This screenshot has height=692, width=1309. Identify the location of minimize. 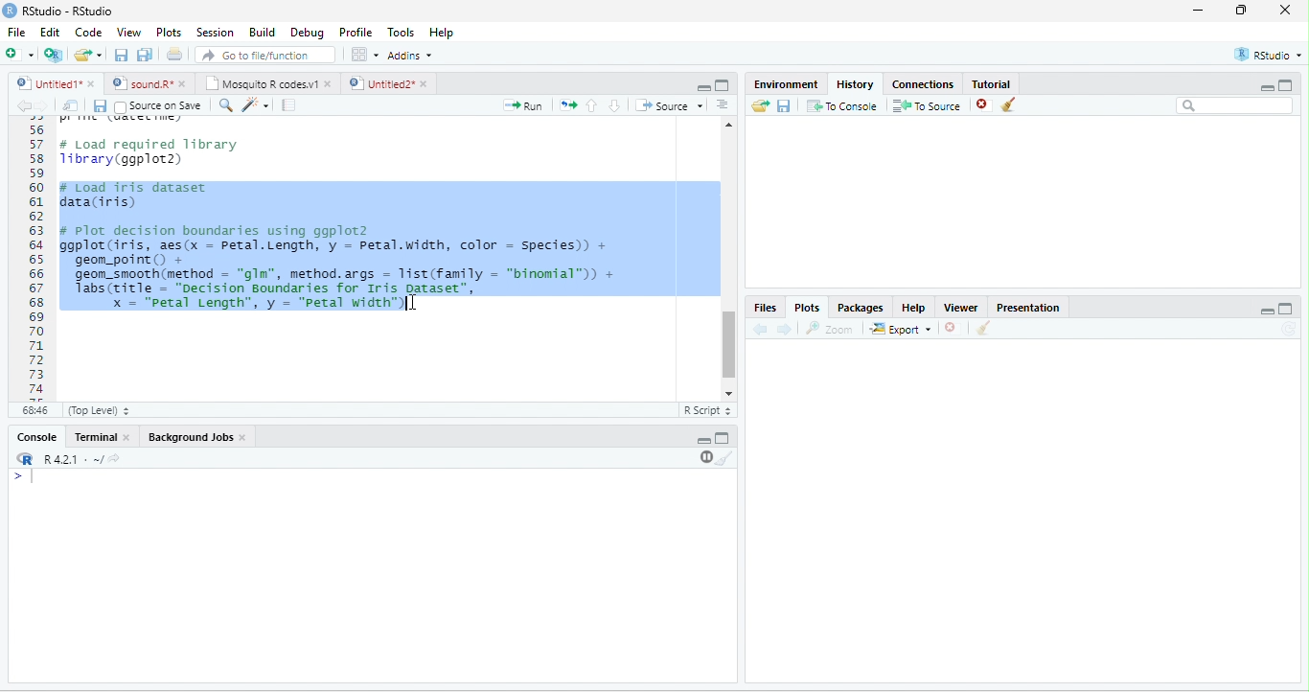
(703, 88).